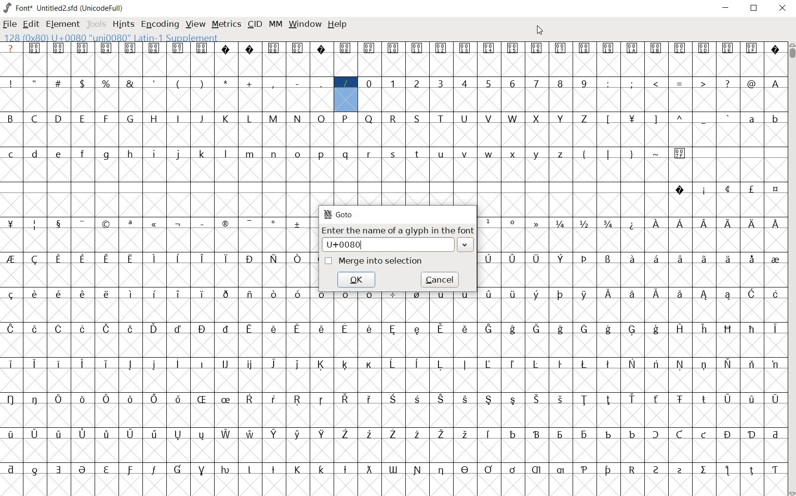 This screenshot has width=796, height=496. I want to click on glyph, so click(393, 364).